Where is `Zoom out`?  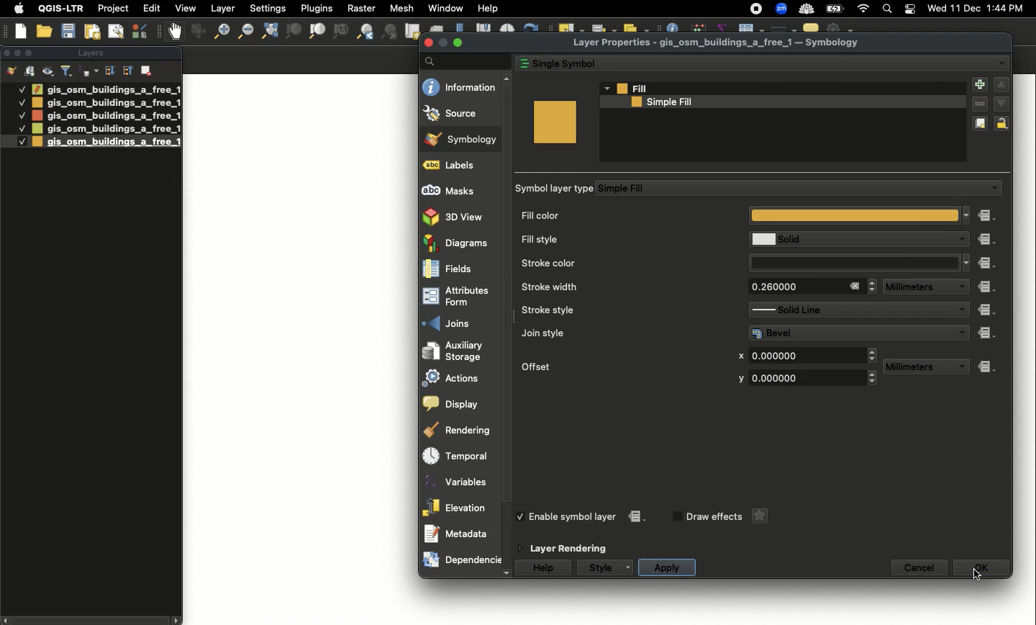 Zoom out is located at coordinates (218, 33).